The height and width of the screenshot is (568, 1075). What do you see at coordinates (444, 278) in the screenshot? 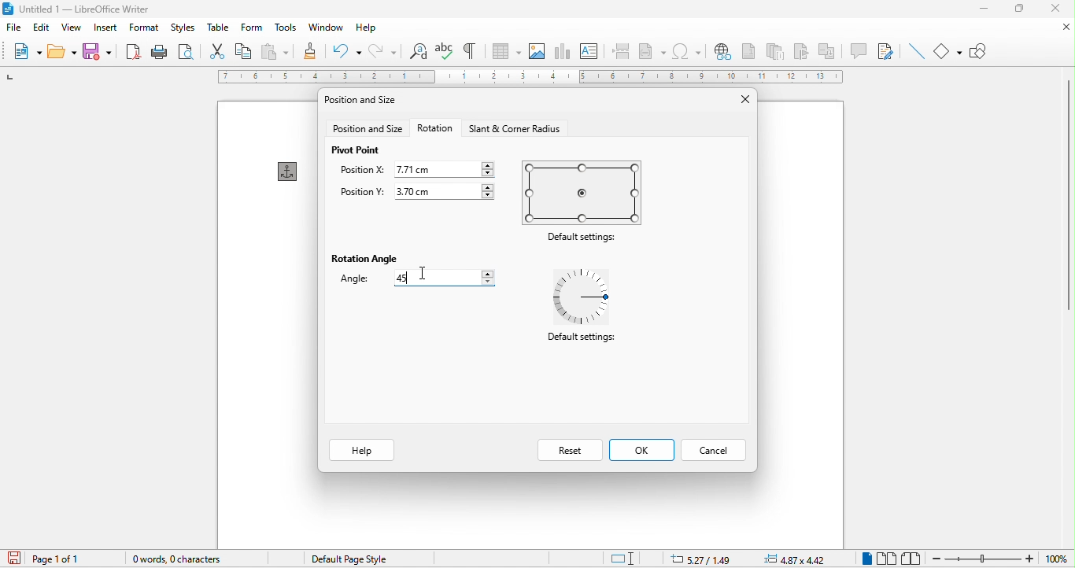
I see `45` at bounding box center [444, 278].